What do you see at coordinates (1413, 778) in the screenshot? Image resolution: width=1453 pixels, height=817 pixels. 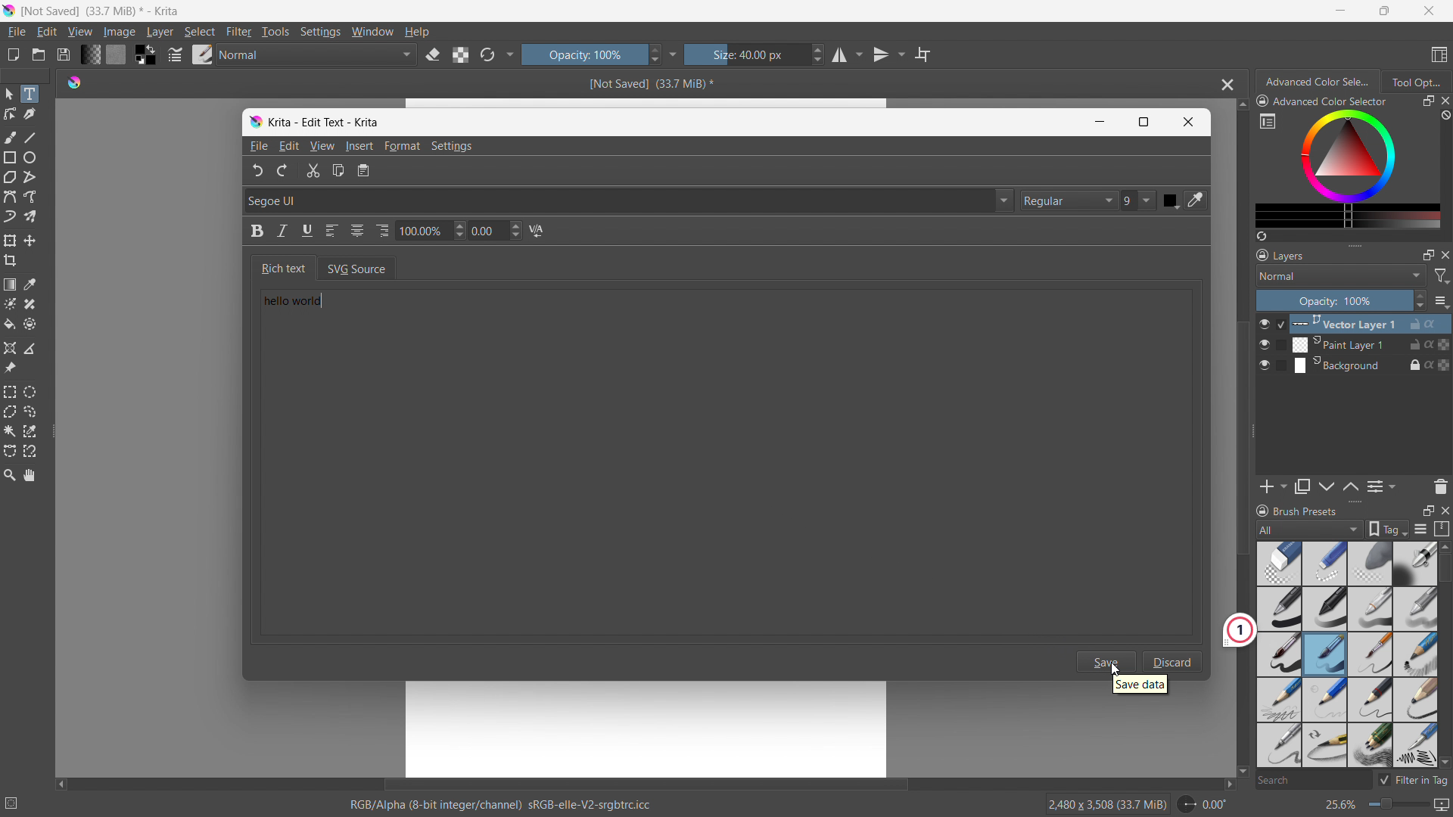 I see `filter in tag` at bounding box center [1413, 778].